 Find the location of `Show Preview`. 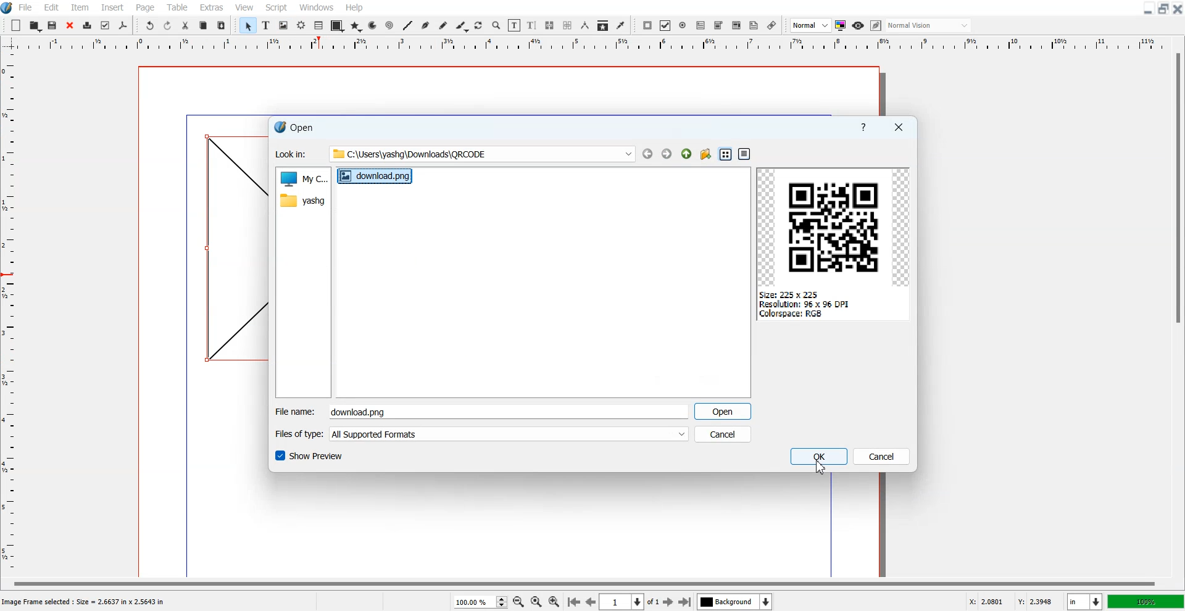

Show Preview is located at coordinates (309, 455).